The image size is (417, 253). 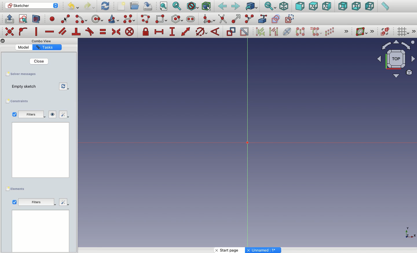 I want to click on Draw style, so click(x=193, y=6).